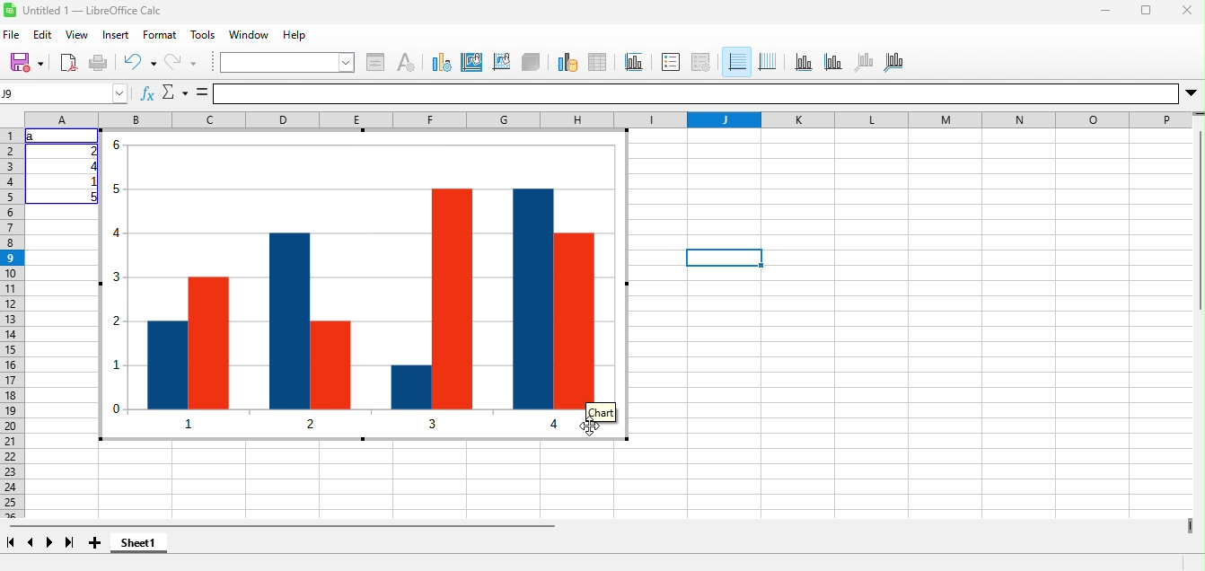  Describe the element at coordinates (10, 10) in the screenshot. I see `Software logo` at that location.